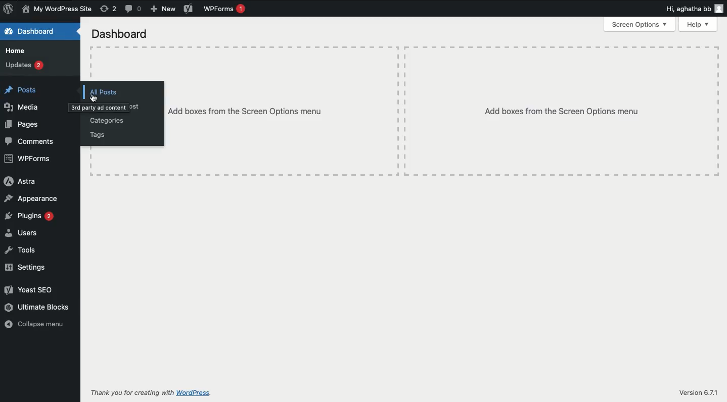  Describe the element at coordinates (26, 65) in the screenshot. I see `Updates` at that location.